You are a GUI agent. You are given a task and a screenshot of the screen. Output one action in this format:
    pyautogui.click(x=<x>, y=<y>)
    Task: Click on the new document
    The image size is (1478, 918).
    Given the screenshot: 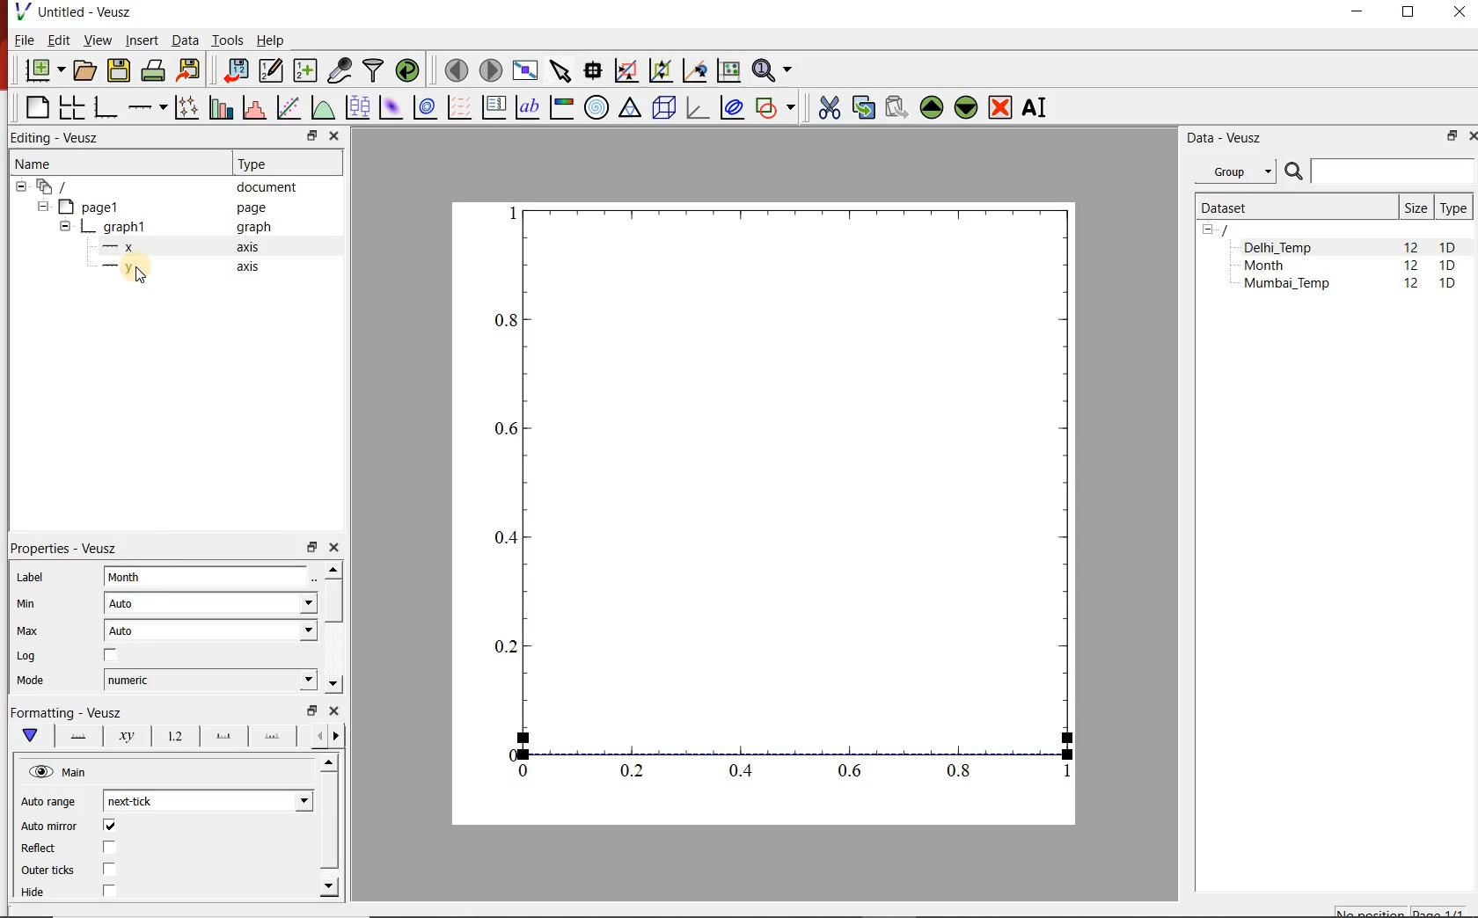 What is the action you would take?
    pyautogui.click(x=43, y=70)
    